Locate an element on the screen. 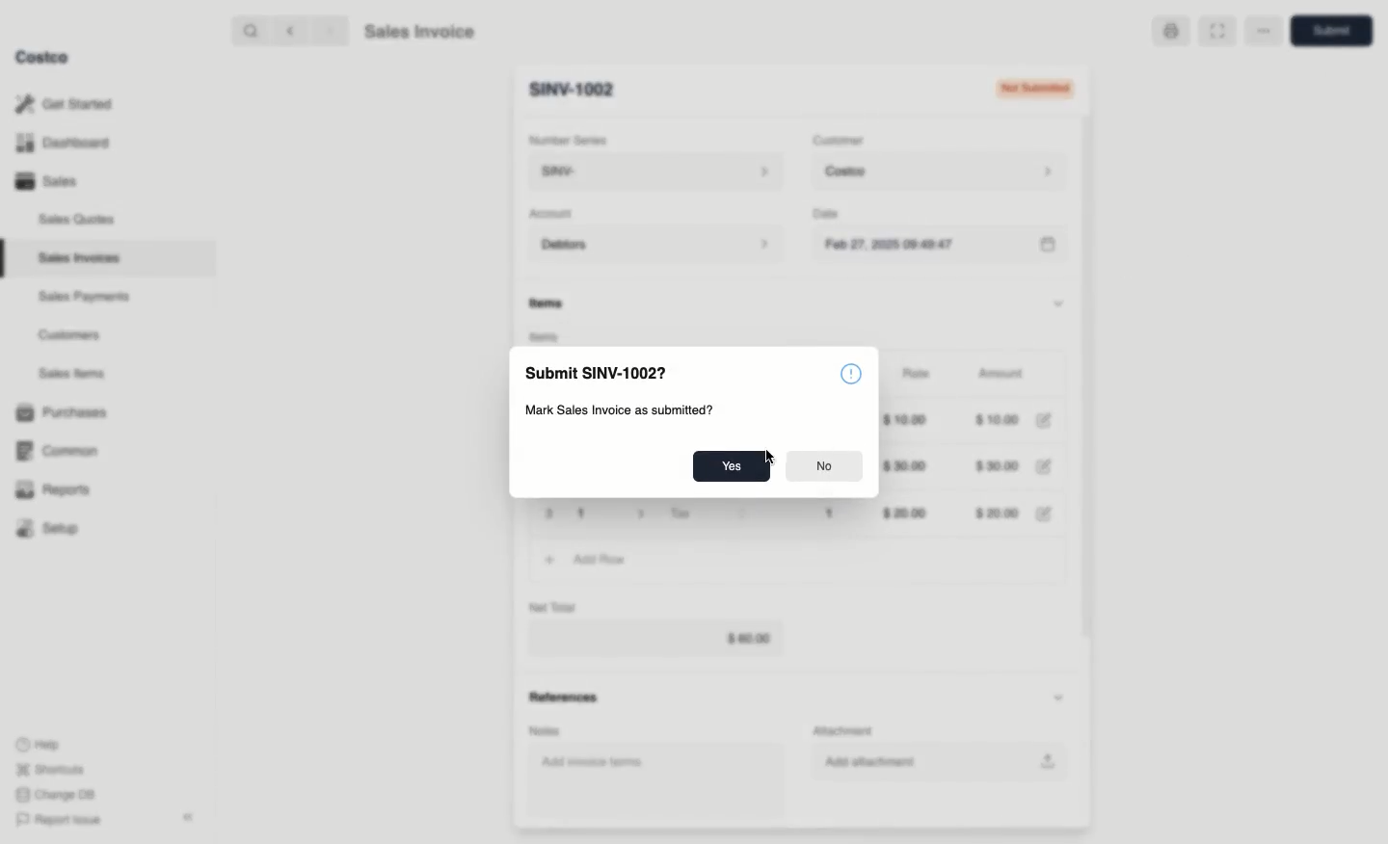  Help is located at coordinates (40, 743).